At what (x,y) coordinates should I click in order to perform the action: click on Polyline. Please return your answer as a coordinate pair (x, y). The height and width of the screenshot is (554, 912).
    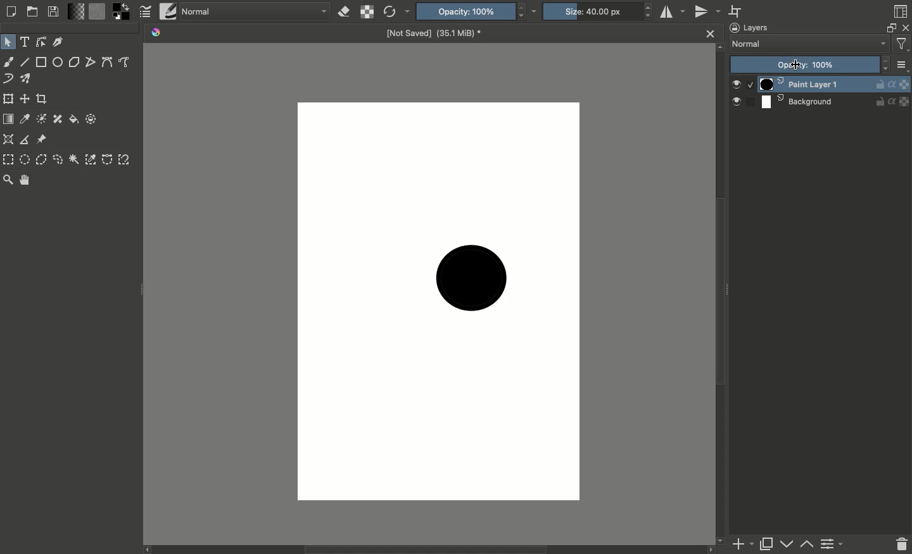
    Looking at the image, I should click on (92, 62).